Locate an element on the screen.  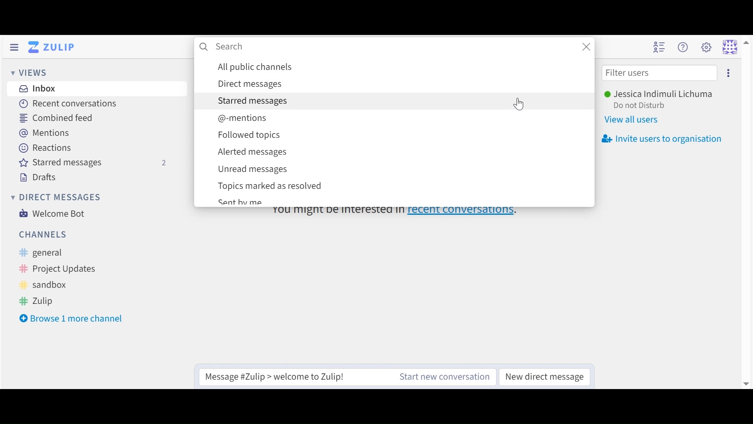
main menu is located at coordinates (705, 47).